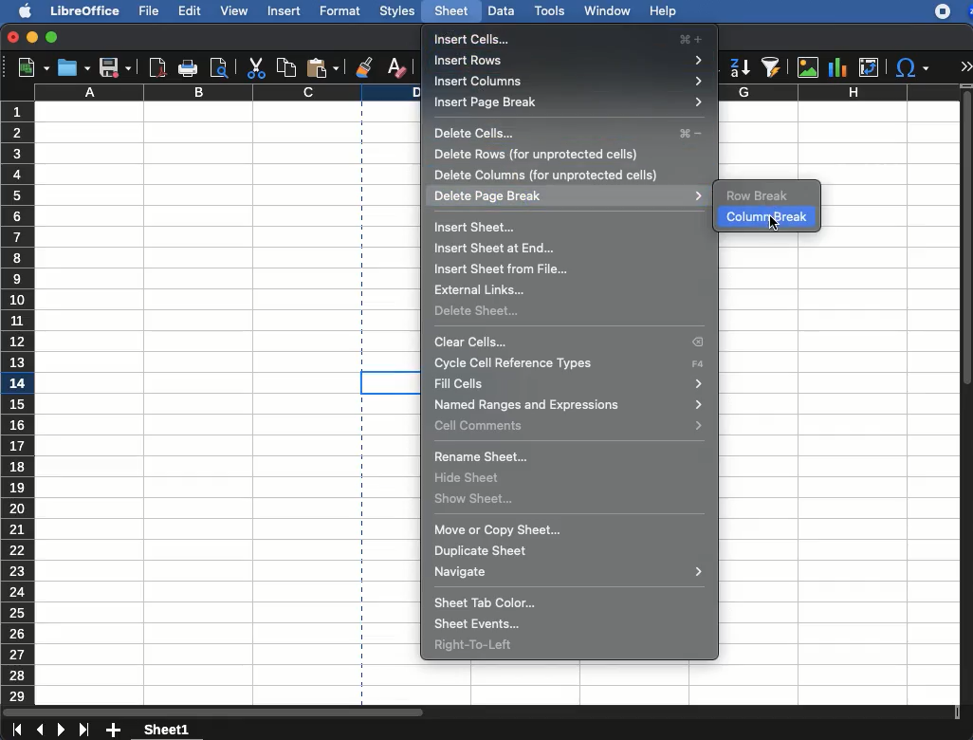  What do you see at coordinates (325, 66) in the screenshot?
I see `paste` at bounding box center [325, 66].